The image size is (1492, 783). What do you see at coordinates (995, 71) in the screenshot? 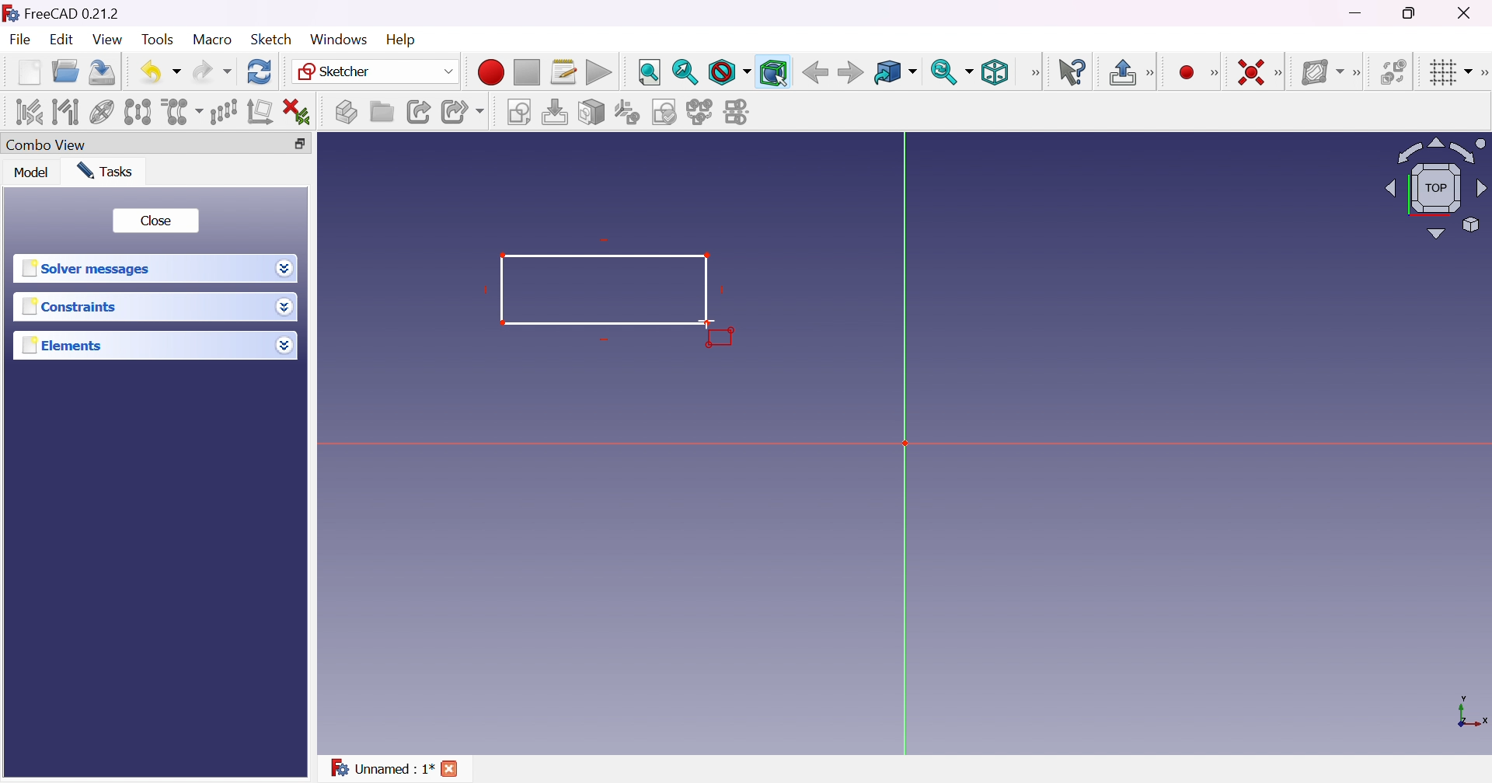
I see `Isometric` at bounding box center [995, 71].